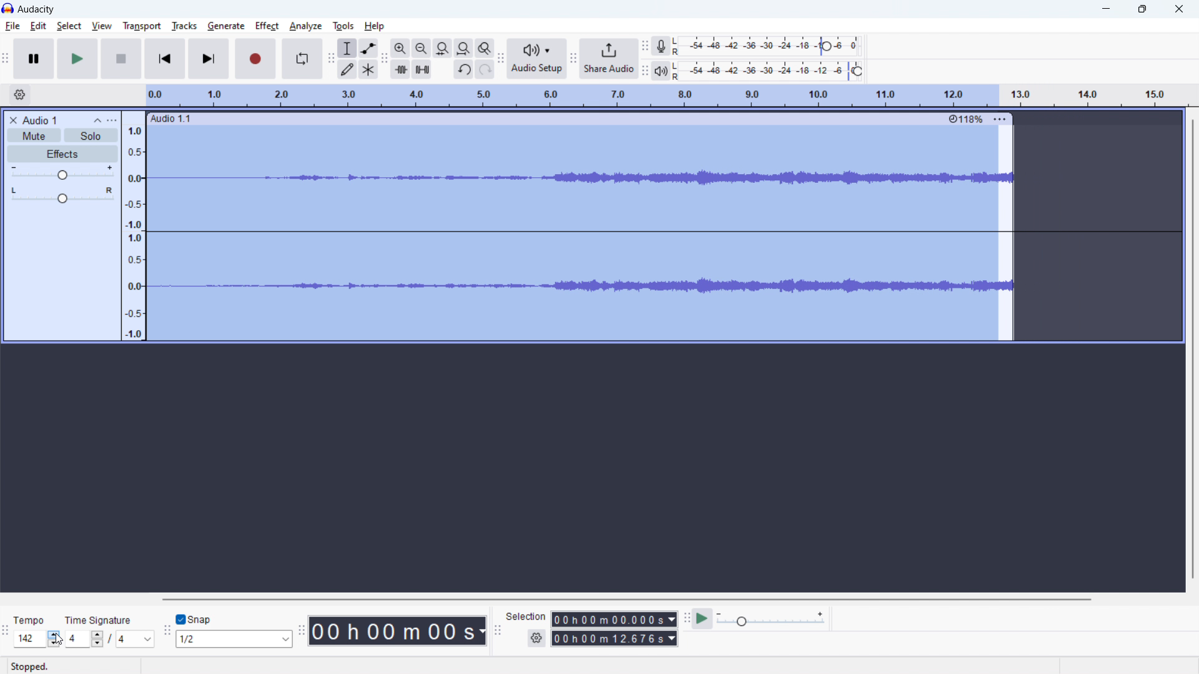 The height and width of the screenshot is (674, 1199). Describe the element at coordinates (485, 48) in the screenshot. I see `toggle zoom` at that location.